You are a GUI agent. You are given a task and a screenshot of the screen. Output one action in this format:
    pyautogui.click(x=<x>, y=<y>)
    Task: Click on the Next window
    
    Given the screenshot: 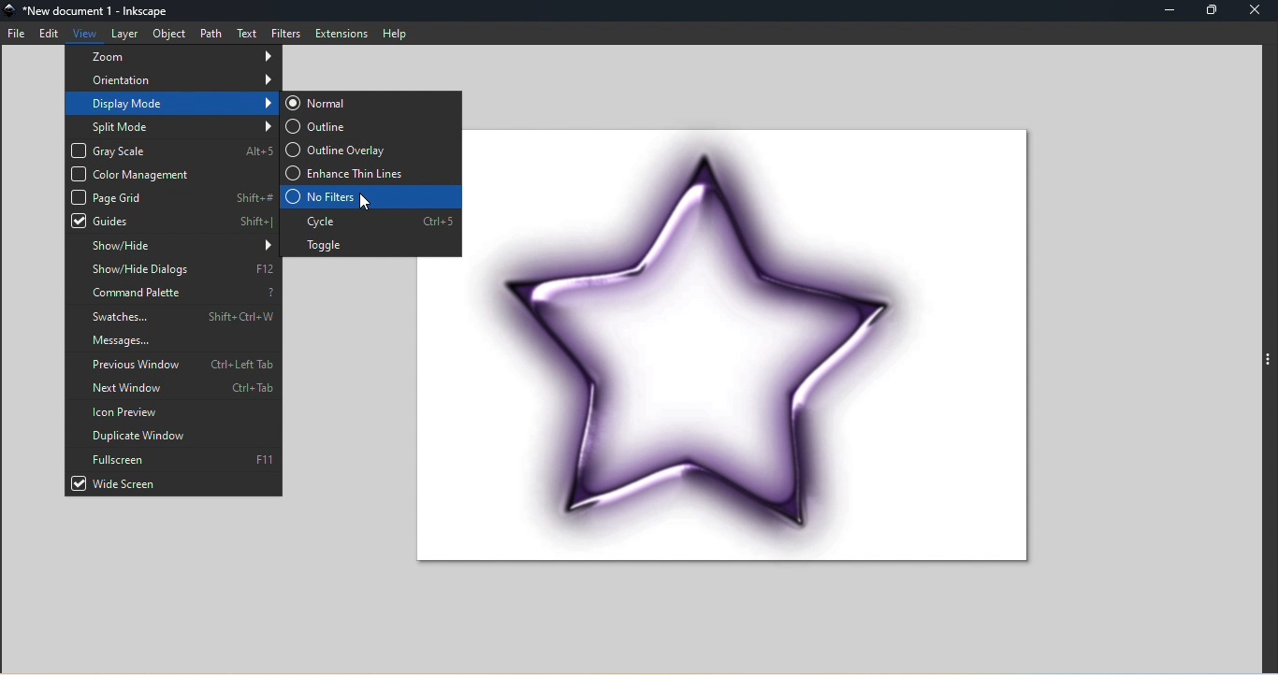 What is the action you would take?
    pyautogui.click(x=175, y=388)
    